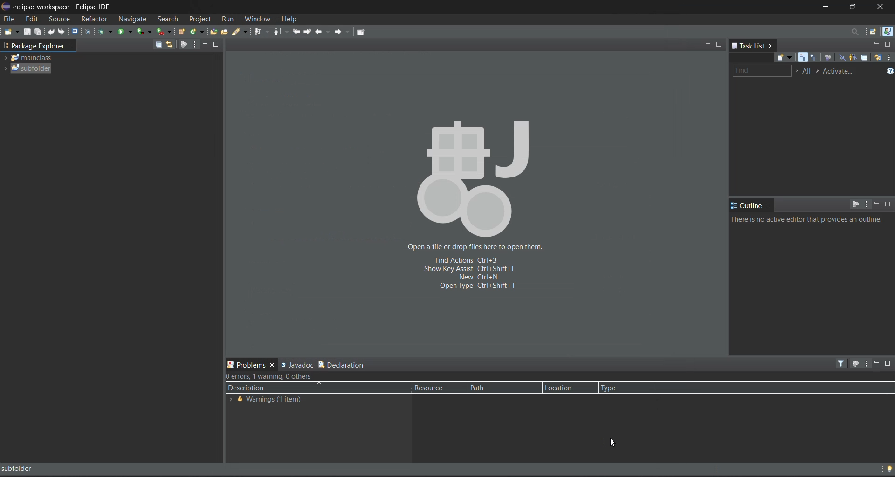  Describe the element at coordinates (169, 44) in the screenshot. I see `link with editor` at that location.